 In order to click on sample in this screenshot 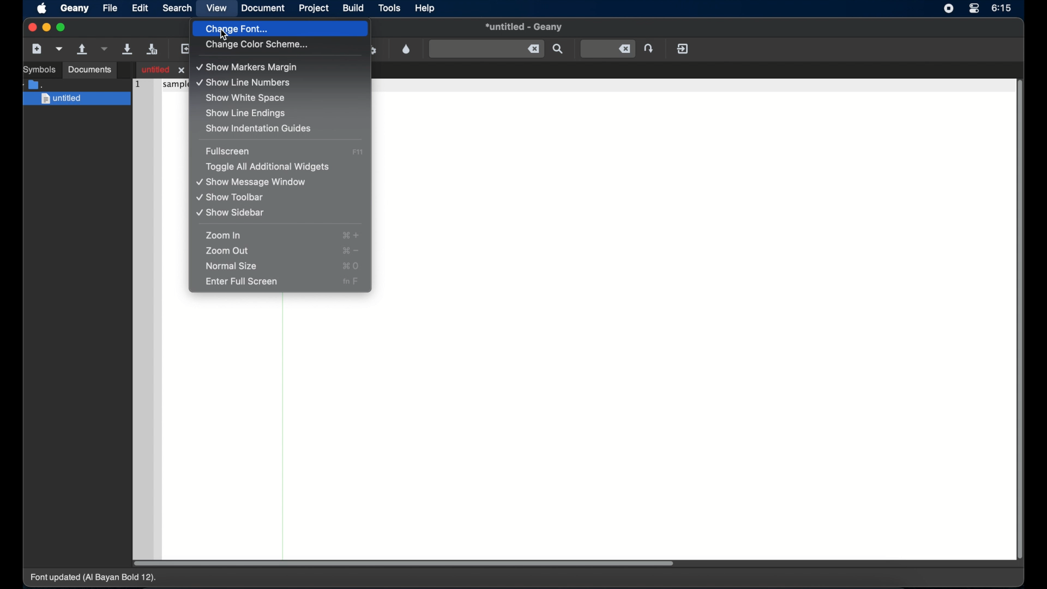, I will do `click(174, 86)`.